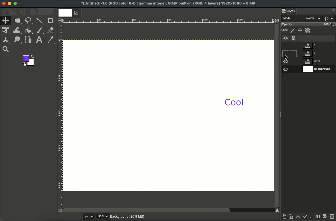 This screenshot has width=336, height=221. I want to click on Clone, so click(7, 40).